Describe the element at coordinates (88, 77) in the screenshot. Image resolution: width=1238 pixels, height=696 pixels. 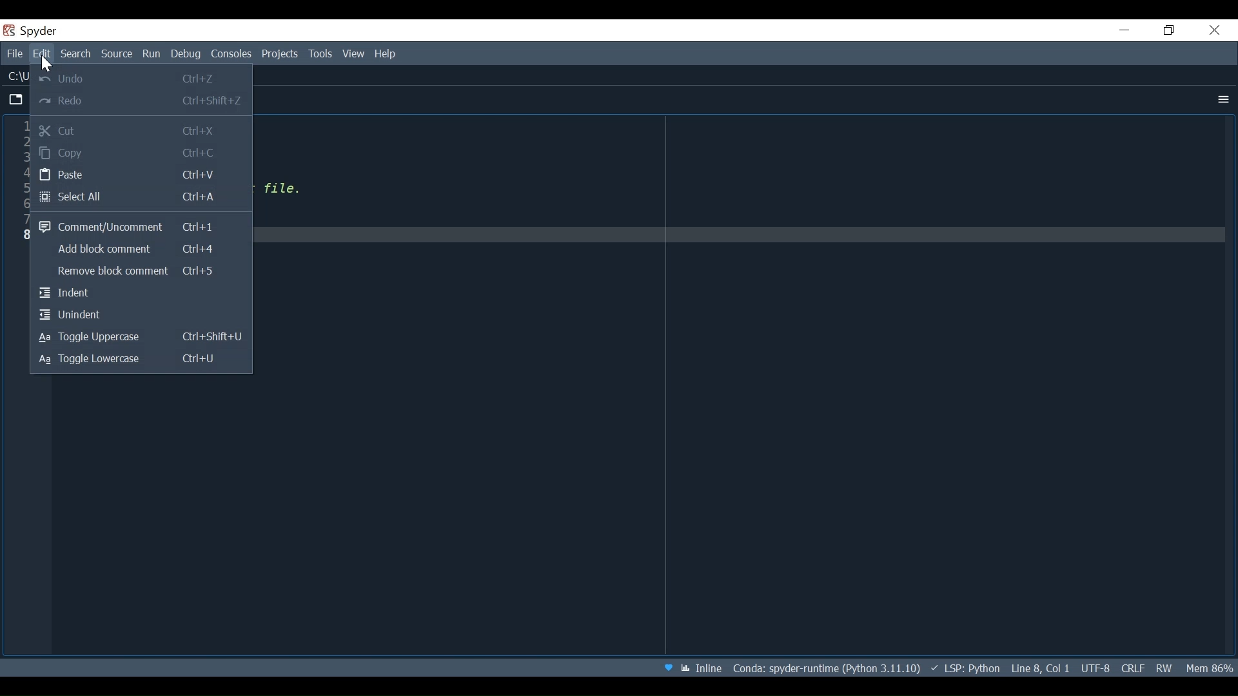
I see `Undo` at that location.